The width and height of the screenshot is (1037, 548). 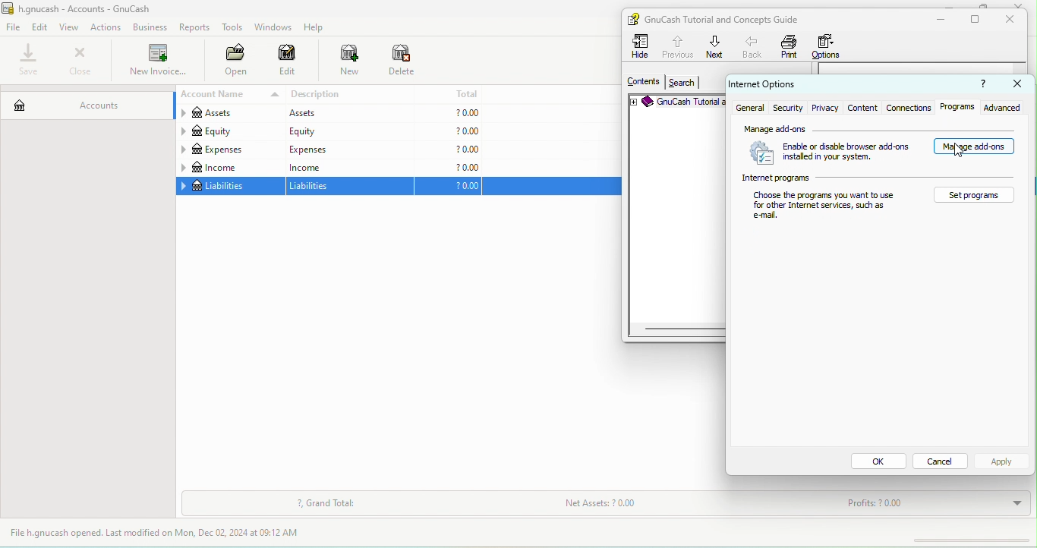 I want to click on general, so click(x=749, y=108).